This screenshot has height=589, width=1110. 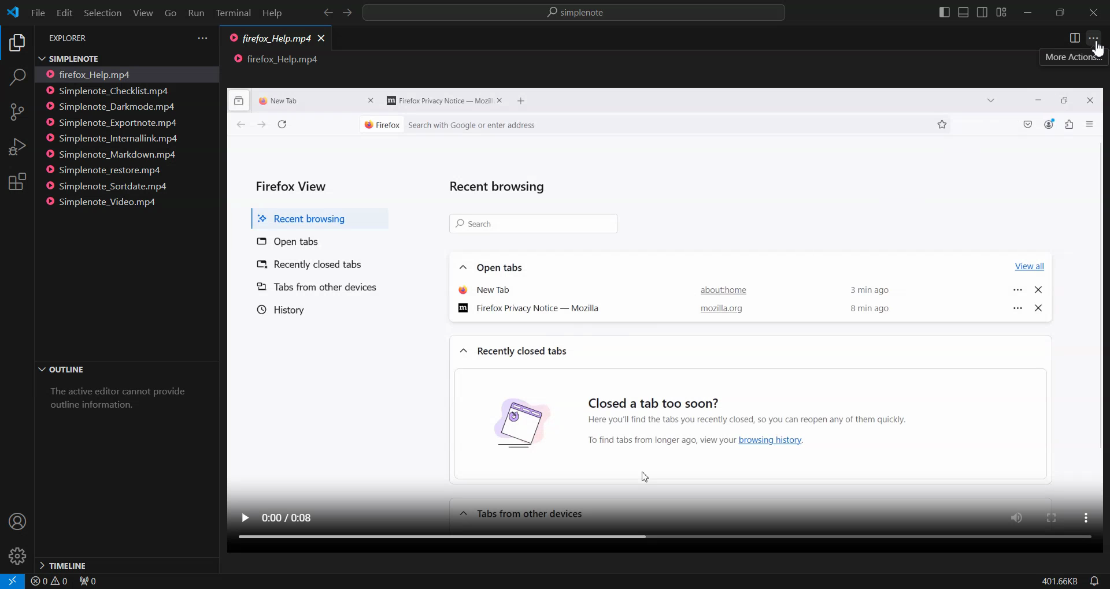 I want to click on minimize, so click(x=1038, y=100).